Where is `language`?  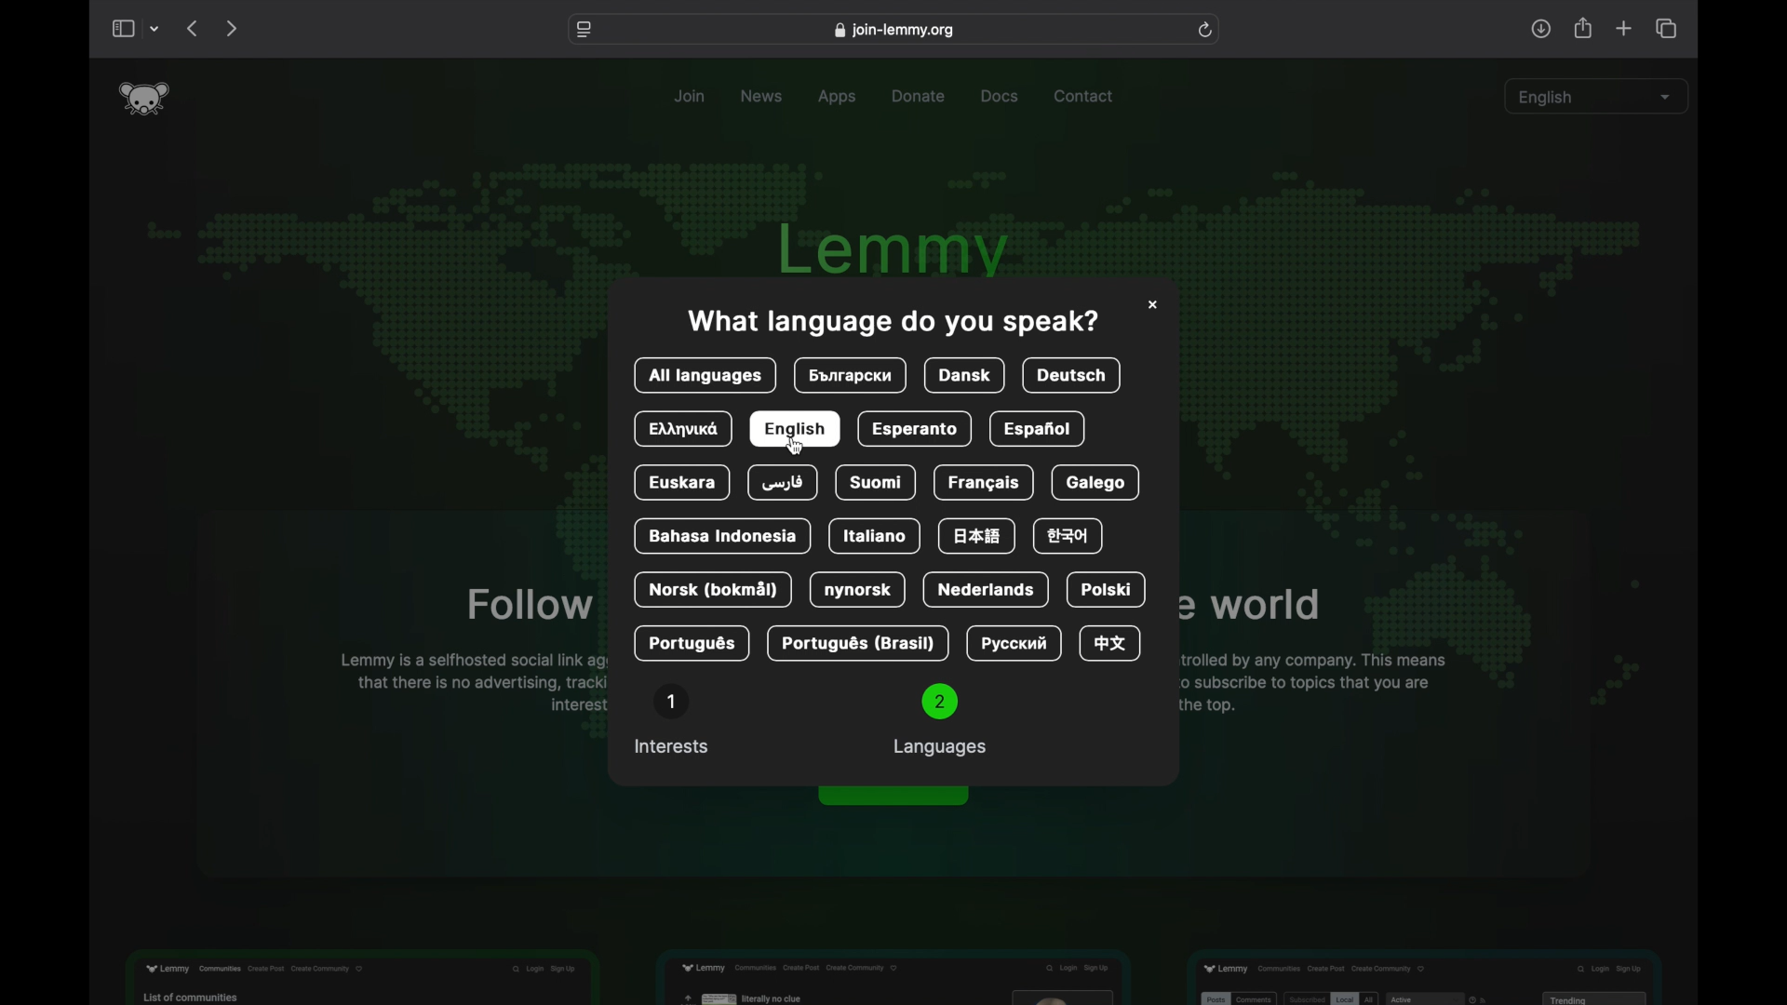
language is located at coordinates (686, 429).